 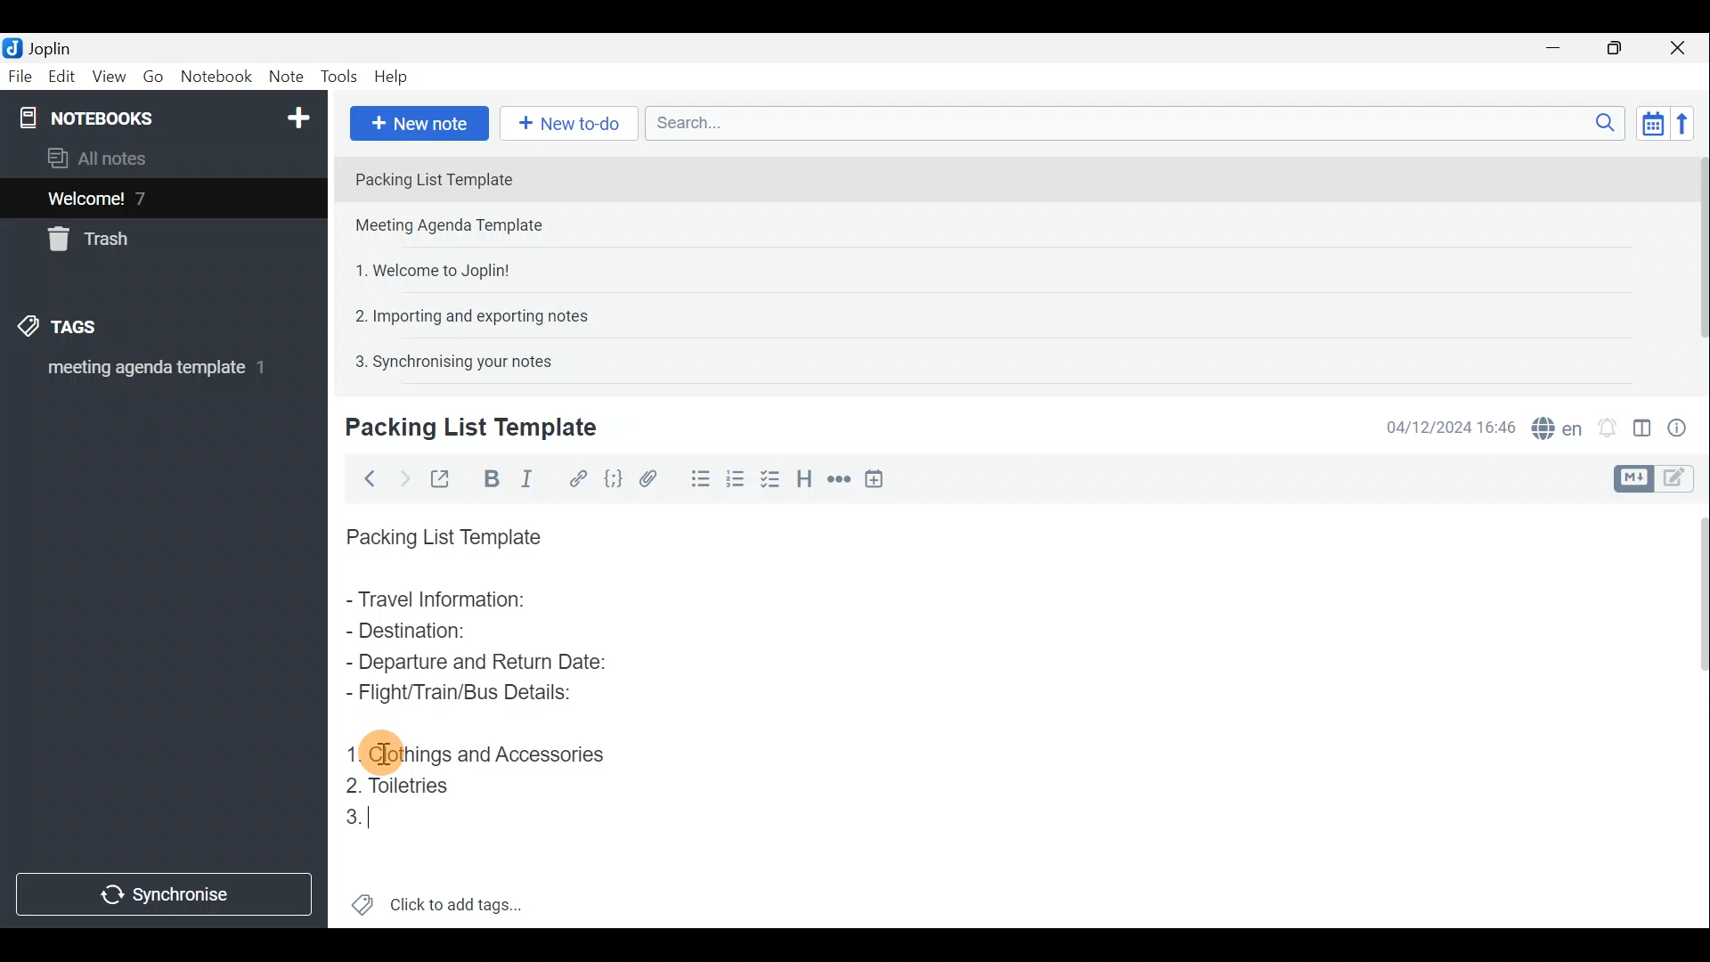 What do you see at coordinates (452, 632) in the screenshot?
I see `Destination:` at bounding box center [452, 632].